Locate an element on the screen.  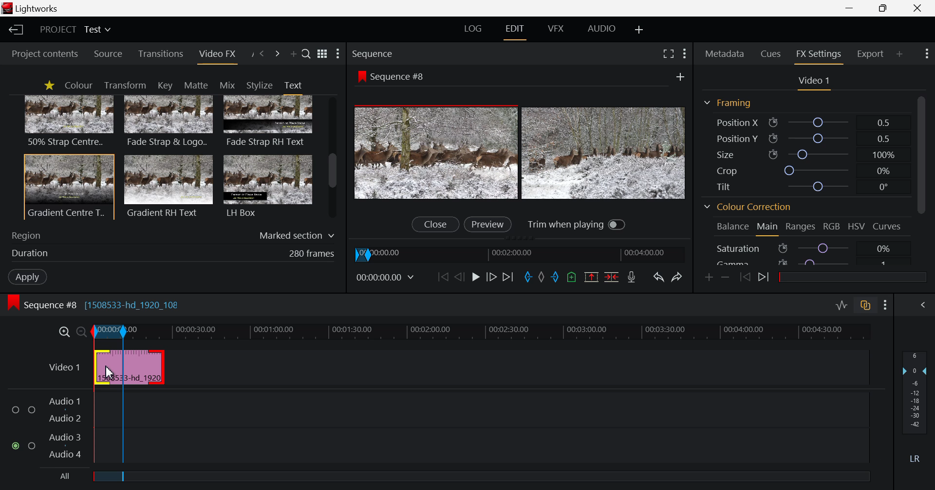
audio 4 is located at coordinates (63, 455).